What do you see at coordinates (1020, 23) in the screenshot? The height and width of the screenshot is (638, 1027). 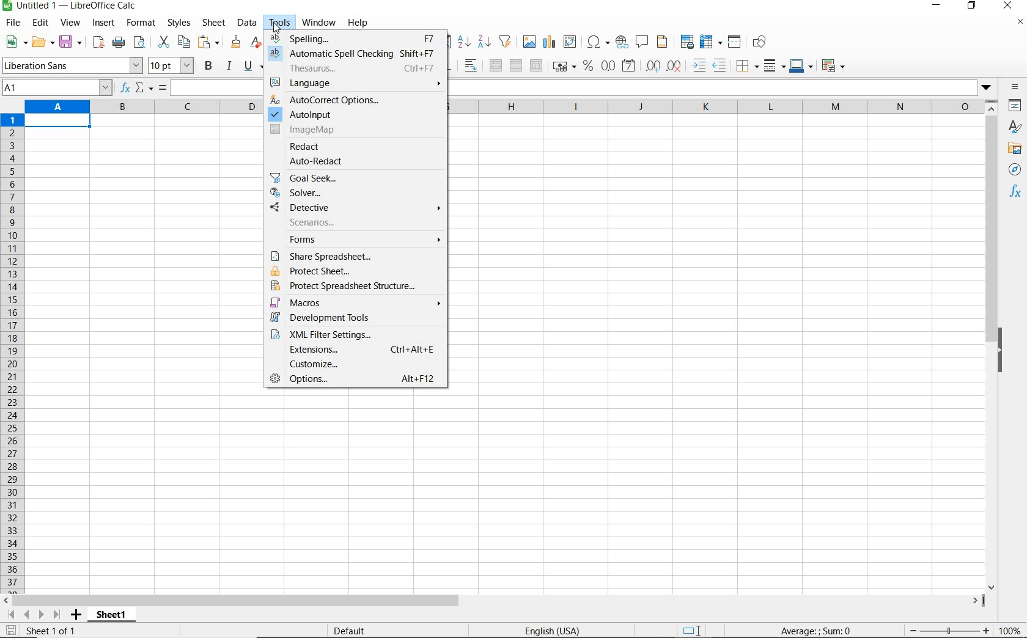 I see `CLOSE DOCUMENT` at bounding box center [1020, 23].